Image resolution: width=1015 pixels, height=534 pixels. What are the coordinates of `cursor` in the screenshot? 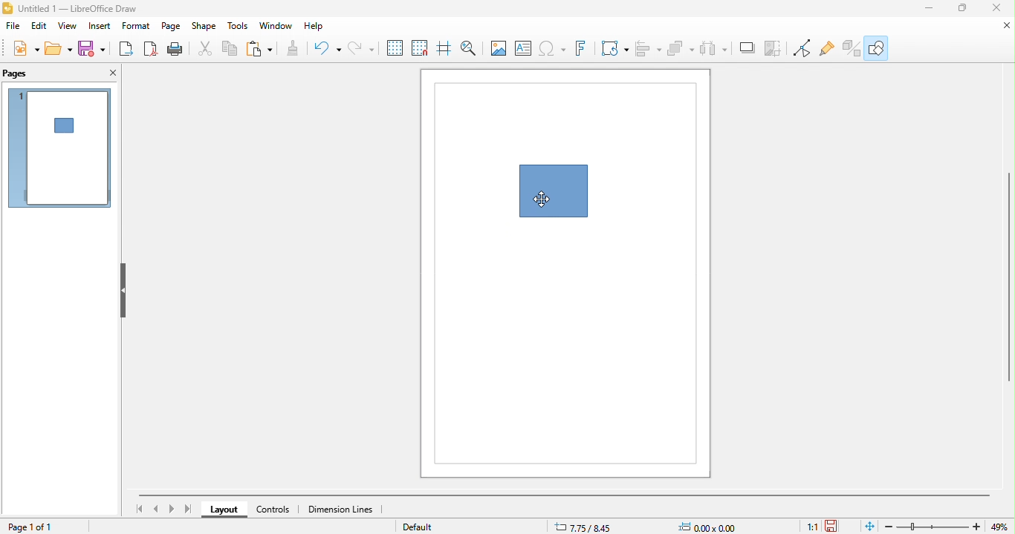 It's located at (542, 199).